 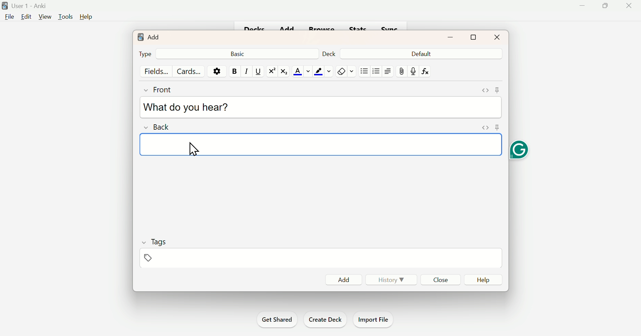 I want to click on Import File, so click(x=376, y=320).